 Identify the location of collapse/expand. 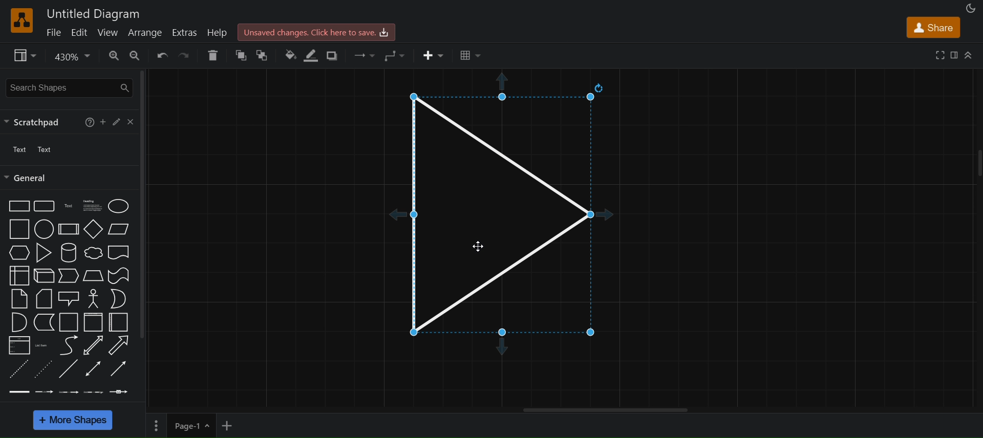
(970, 56).